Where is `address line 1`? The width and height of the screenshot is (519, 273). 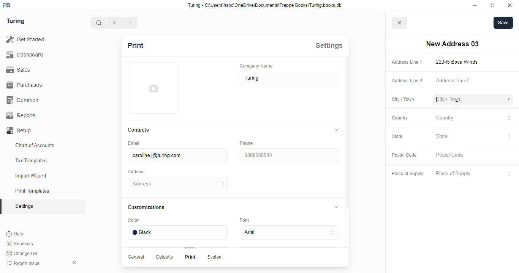 address line 1 is located at coordinates (407, 62).